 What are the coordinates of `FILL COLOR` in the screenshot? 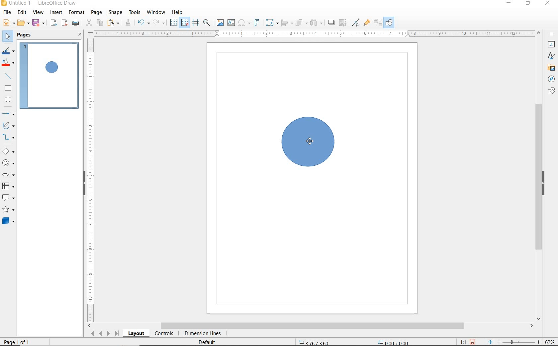 It's located at (9, 63).